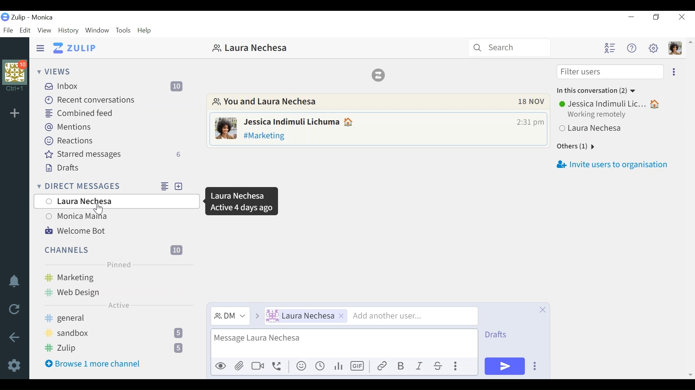  What do you see at coordinates (229, 316) in the screenshot?
I see `Direct message` at bounding box center [229, 316].